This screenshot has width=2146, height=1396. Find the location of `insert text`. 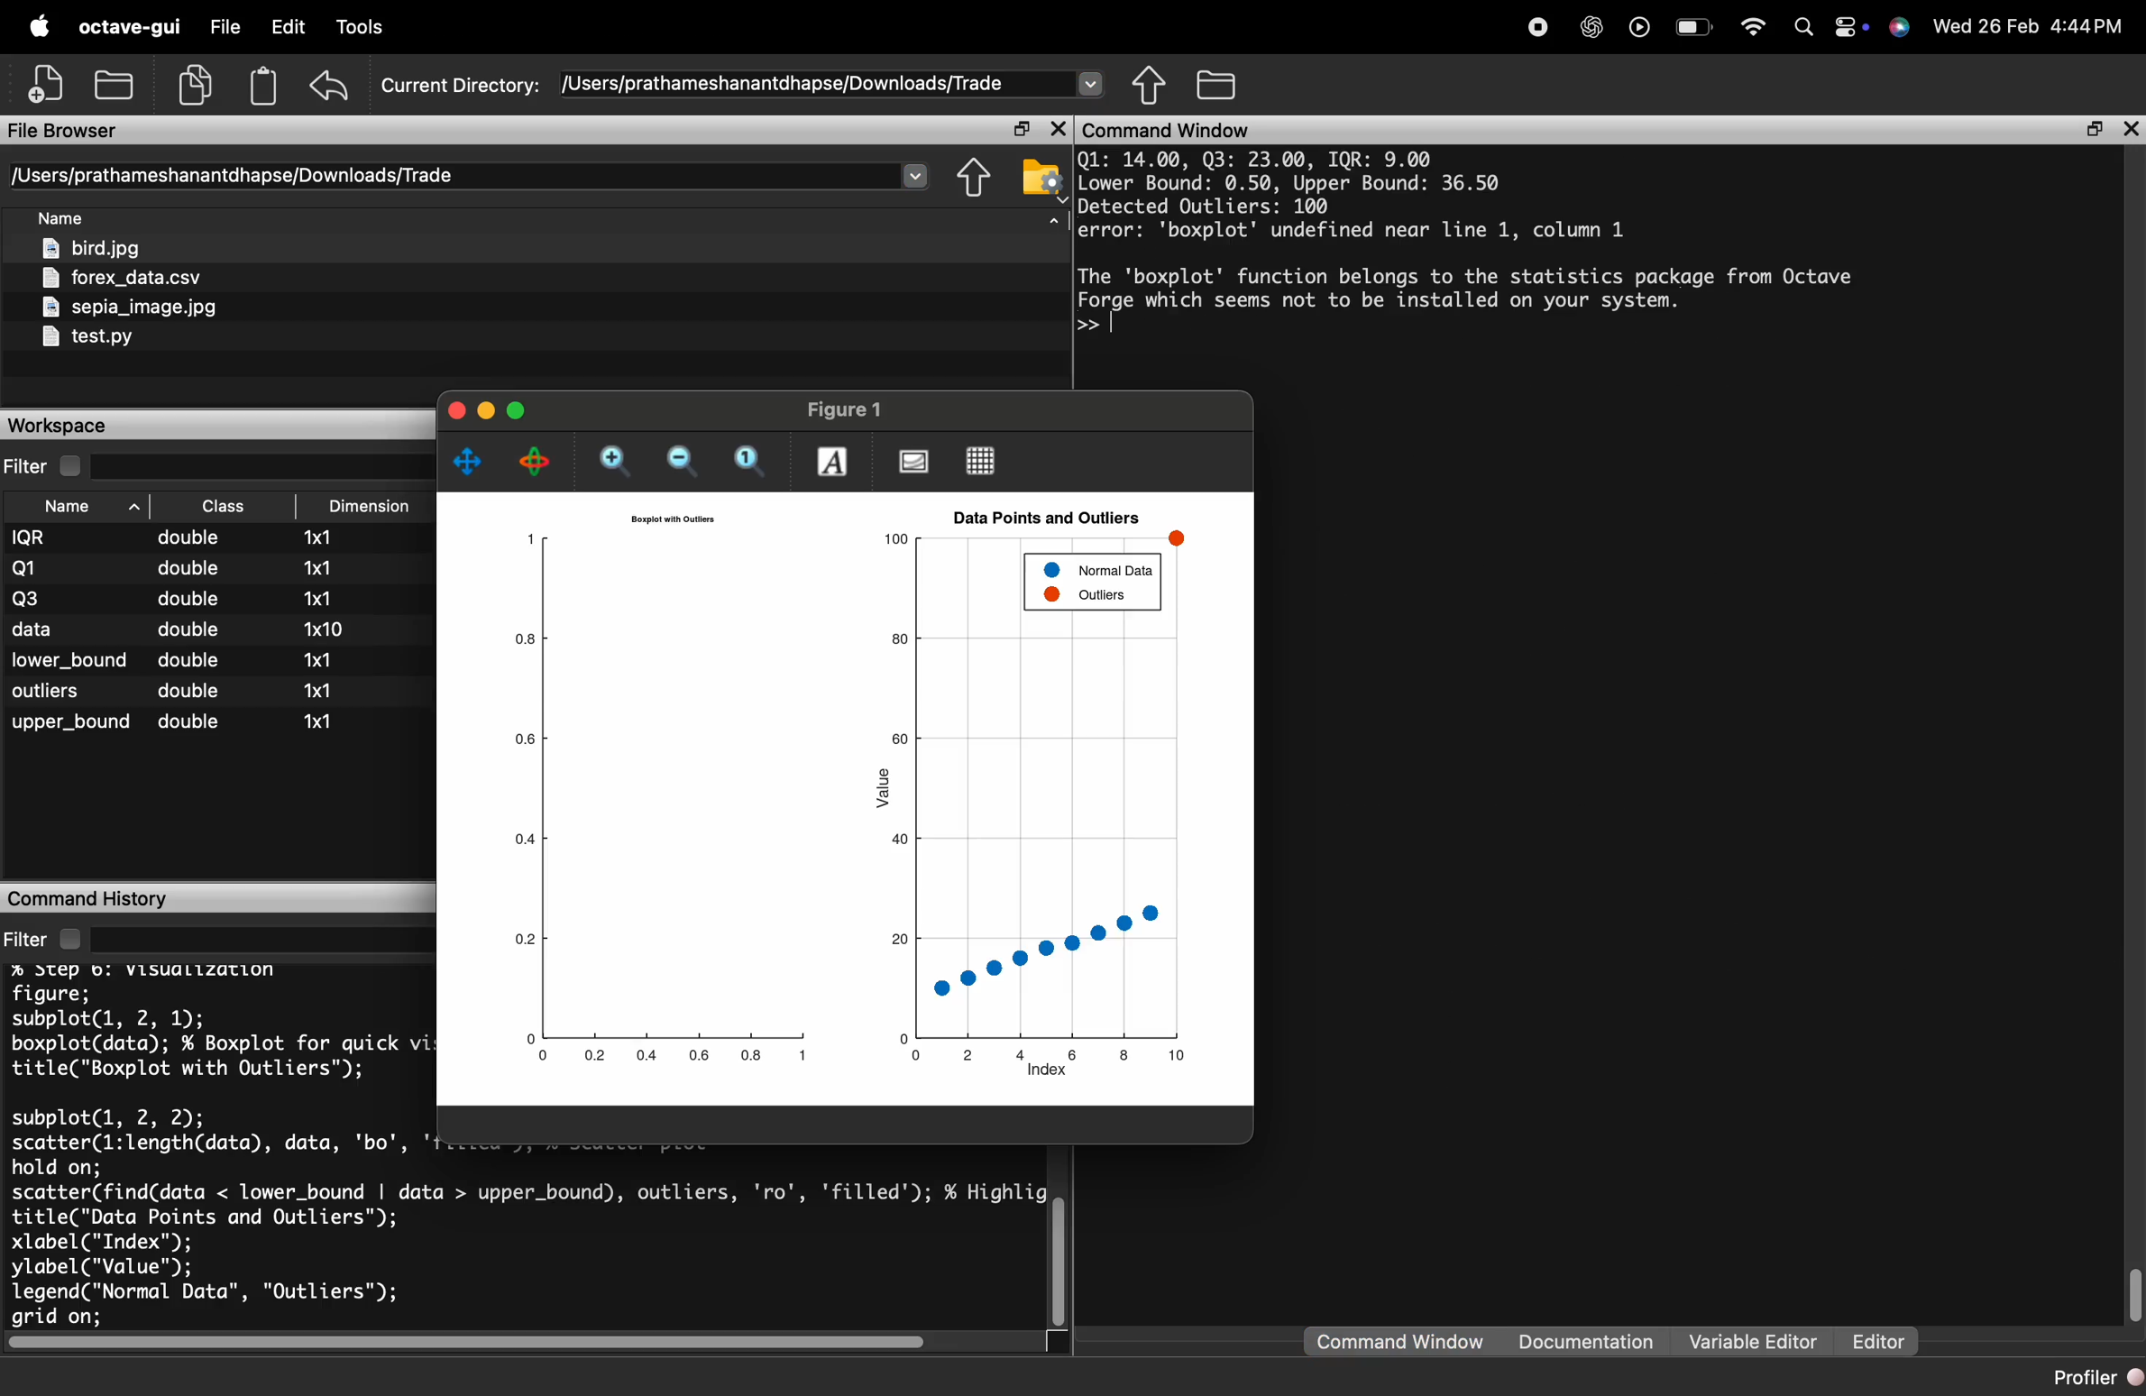

insert text is located at coordinates (832, 461).